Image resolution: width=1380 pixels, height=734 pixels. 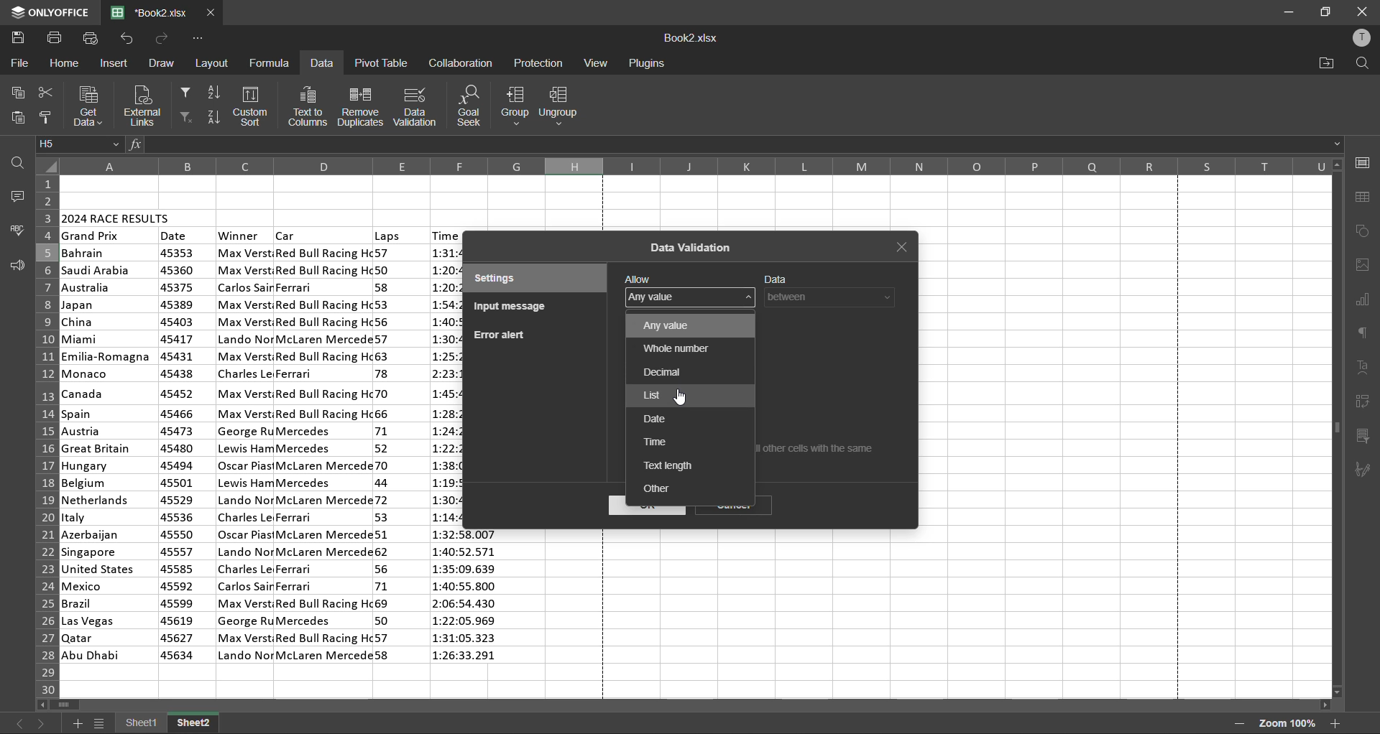 What do you see at coordinates (1361, 40) in the screenshot?
I see `profile` at bounding box center [1361, 40].